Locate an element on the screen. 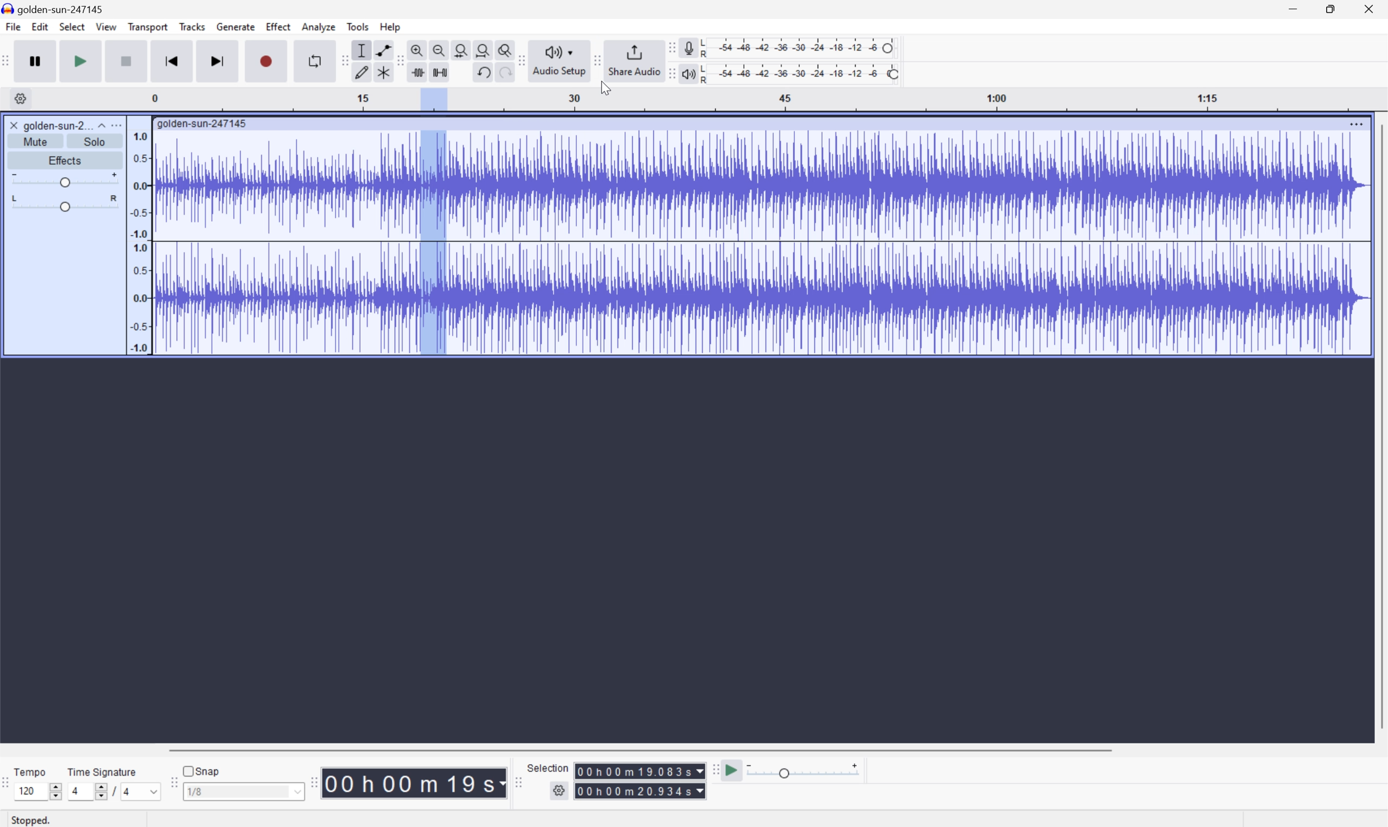 This screenshot has width=1388, height=827. Audacity transport layer toolbar is located at coordinates (6, 61).